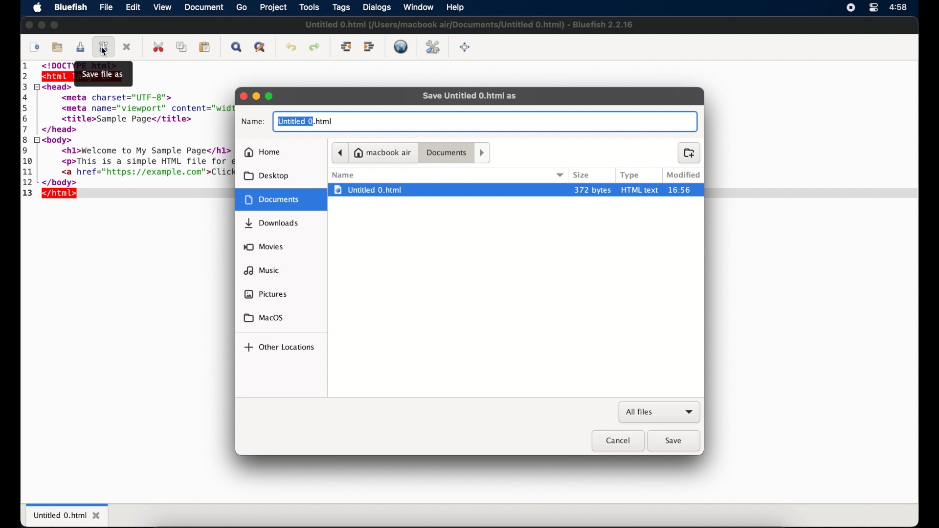  Describe the element at coordinates (107, 7) in the screenshot. I see `file` at that location.